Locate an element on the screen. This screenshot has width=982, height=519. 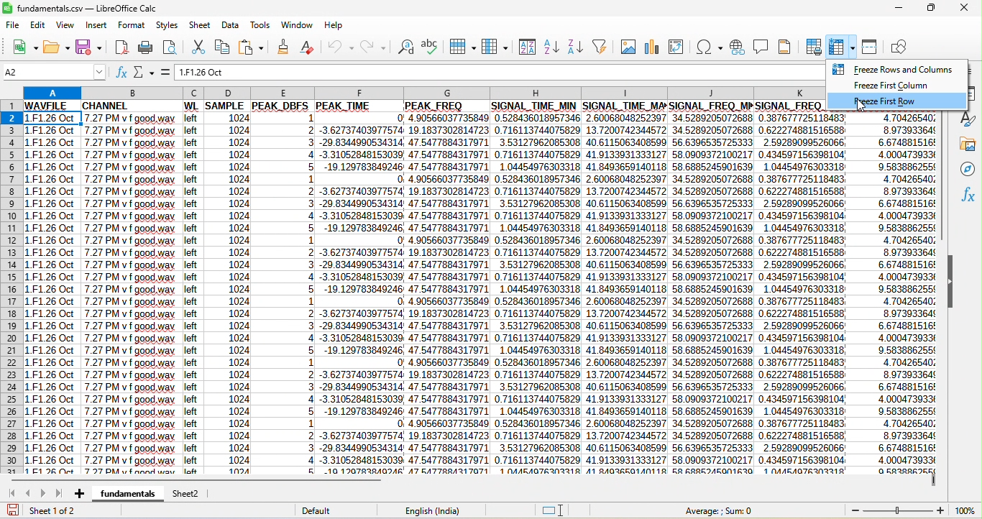
styles is located at coordinates (965, 120).